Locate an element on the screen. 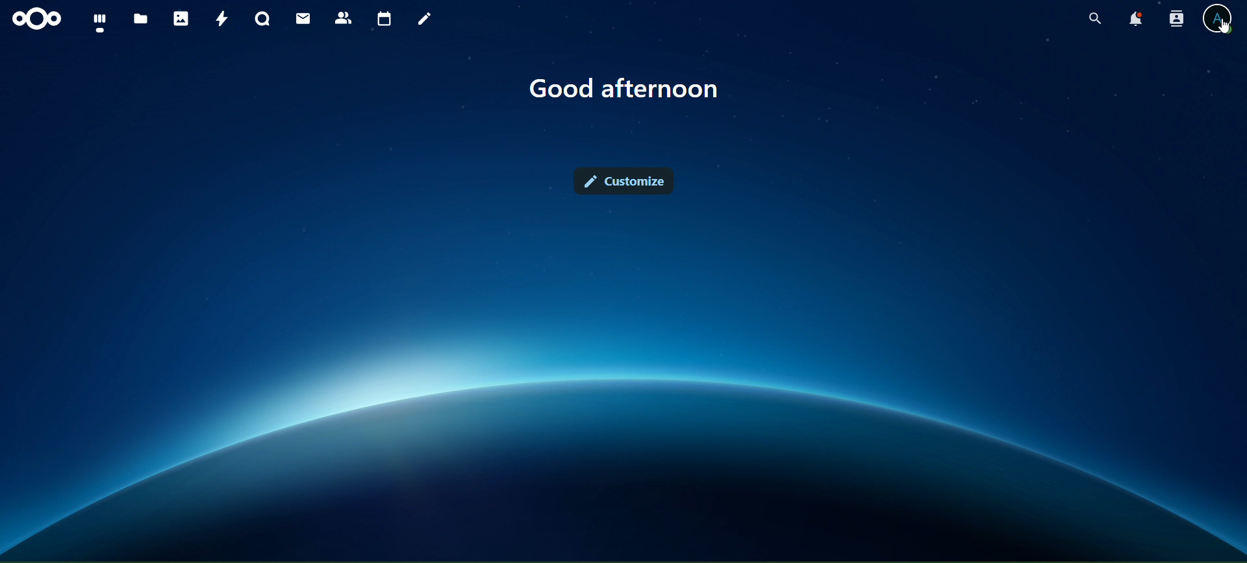 This screenshot has width=1247, height=563. customize is located at coordinates (626, 180).